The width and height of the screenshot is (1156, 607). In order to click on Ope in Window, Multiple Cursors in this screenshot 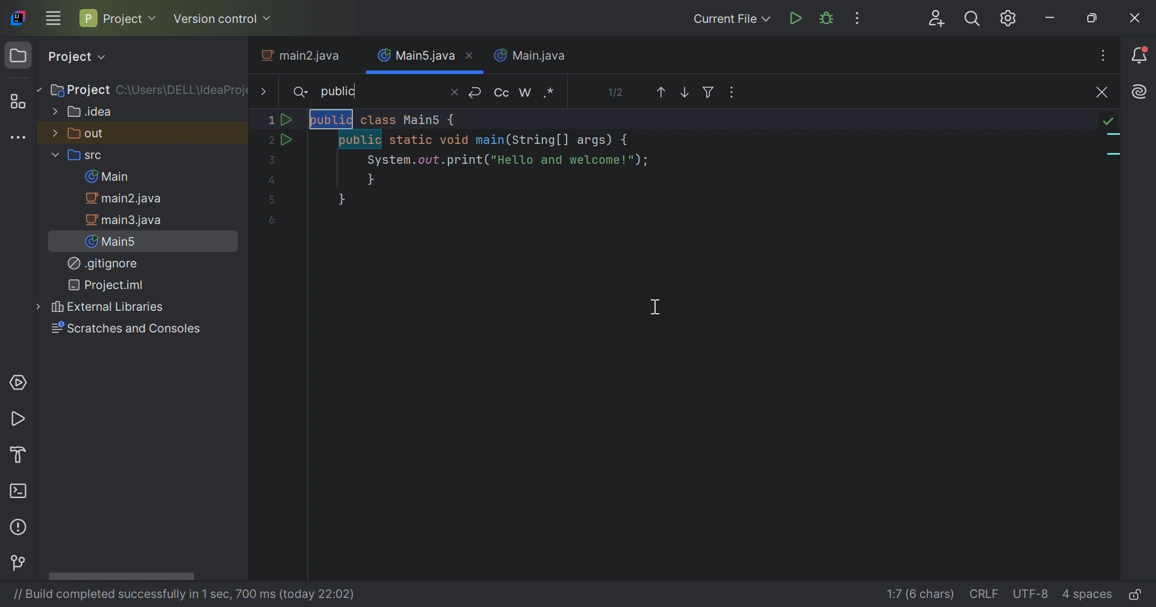, I will do `click(730, 92)`.